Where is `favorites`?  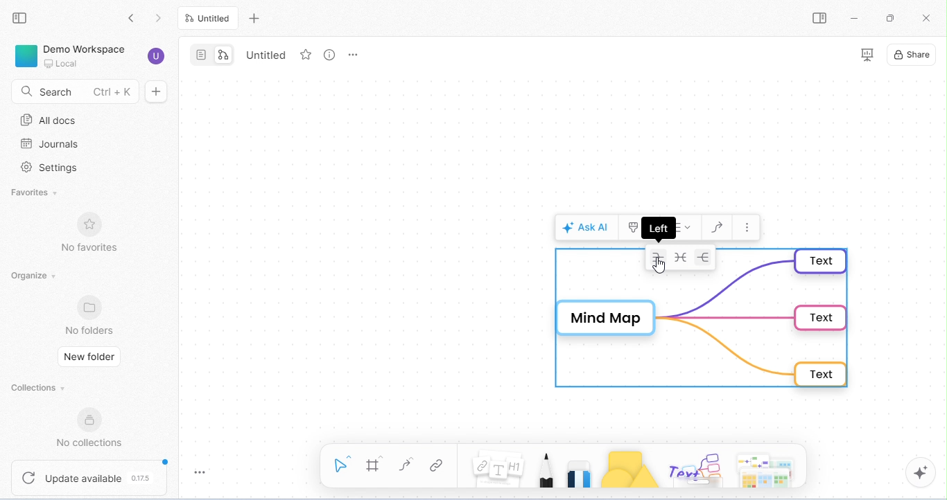 favorites is located at coordinates (39, 193).